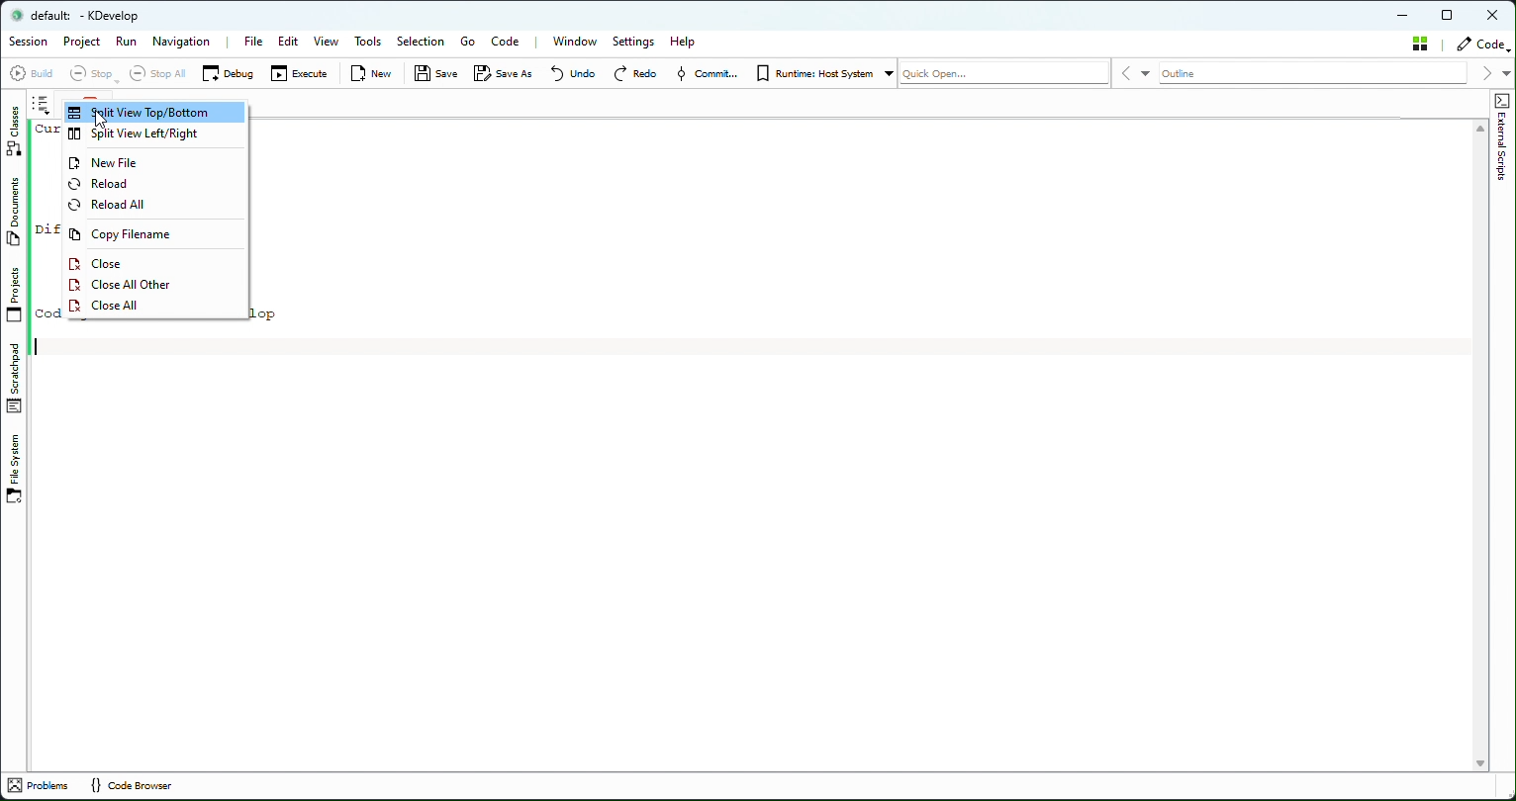 The height and width of the screenshot is (801, 1516). Describe the element at coordinates (470, 43) in the screenshot. I see `Go` at that location.